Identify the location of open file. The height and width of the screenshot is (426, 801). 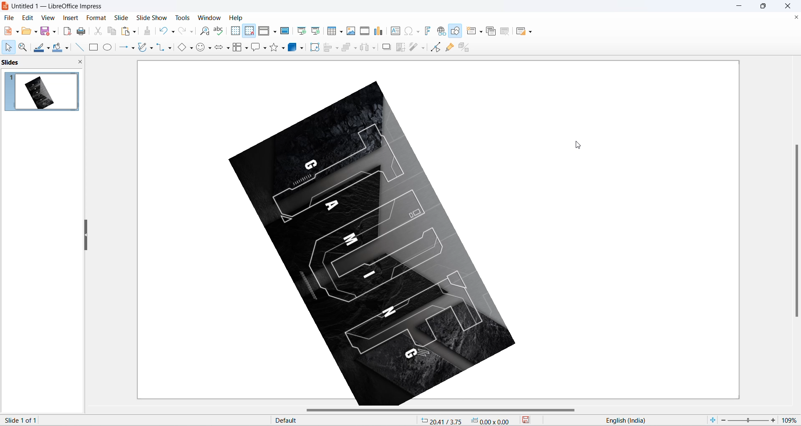
(26, 33).